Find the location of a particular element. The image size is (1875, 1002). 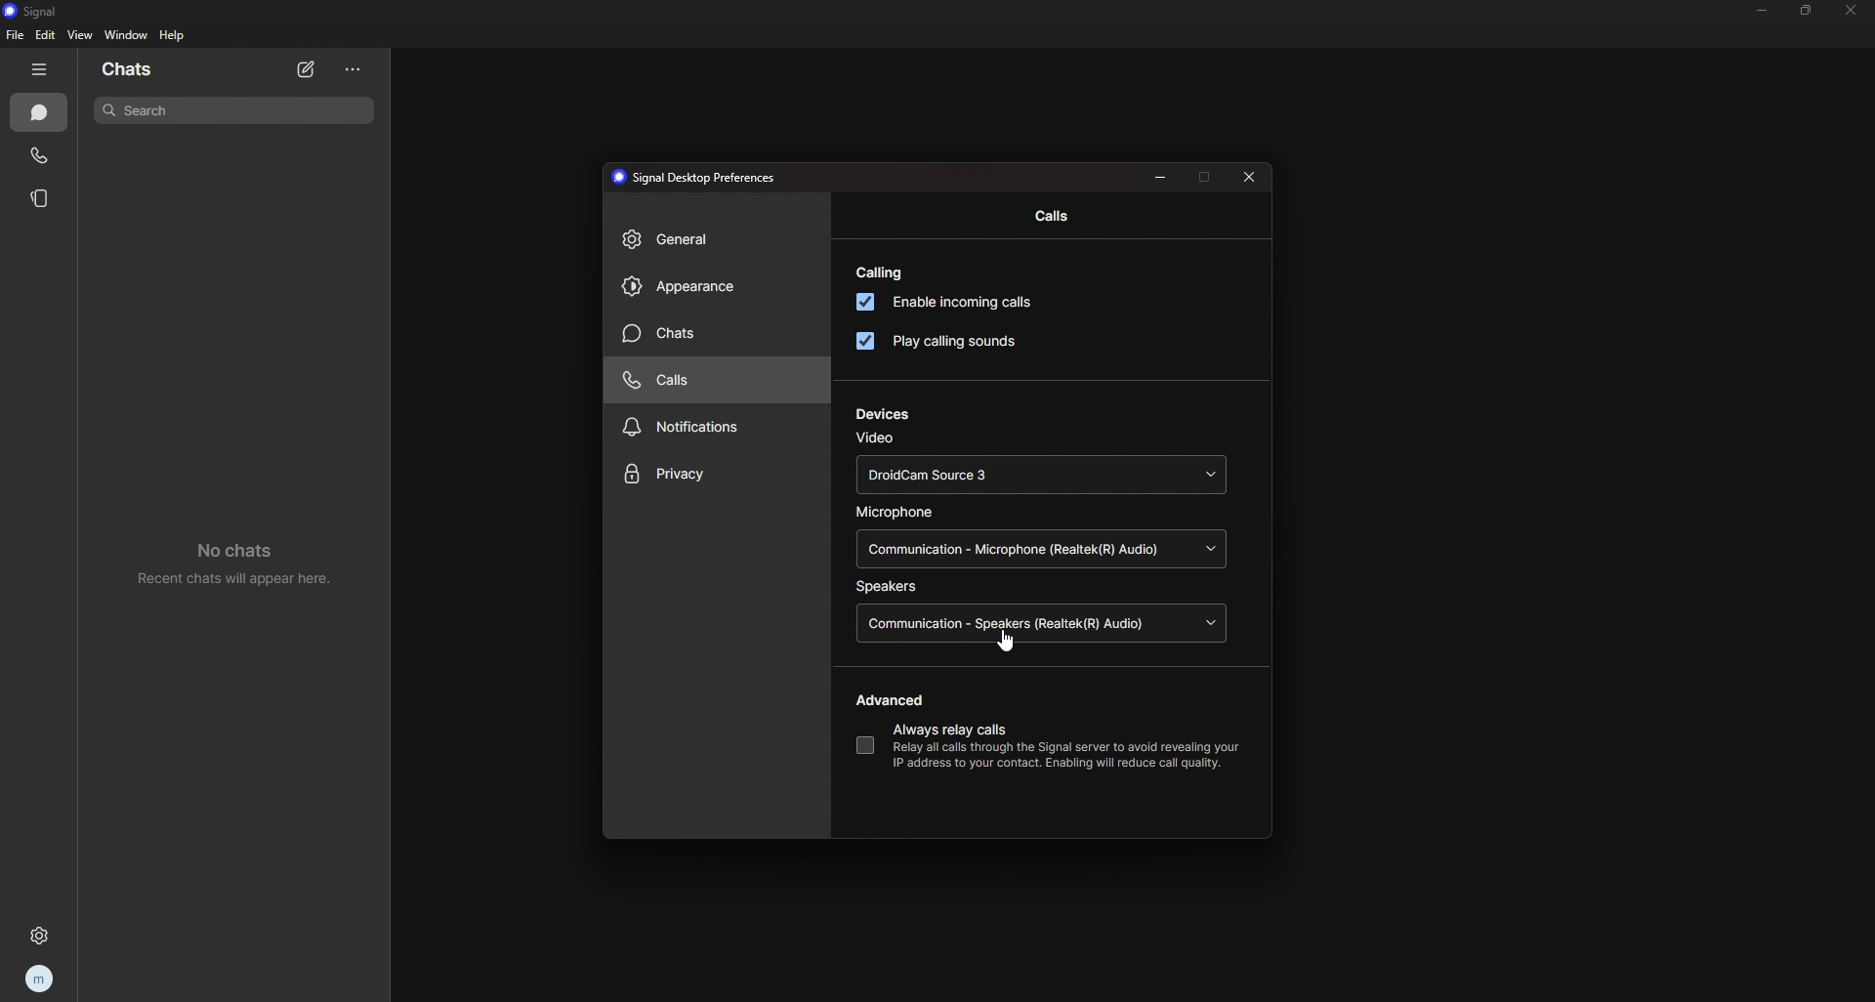

privacy is located at coordinates (714, 476).